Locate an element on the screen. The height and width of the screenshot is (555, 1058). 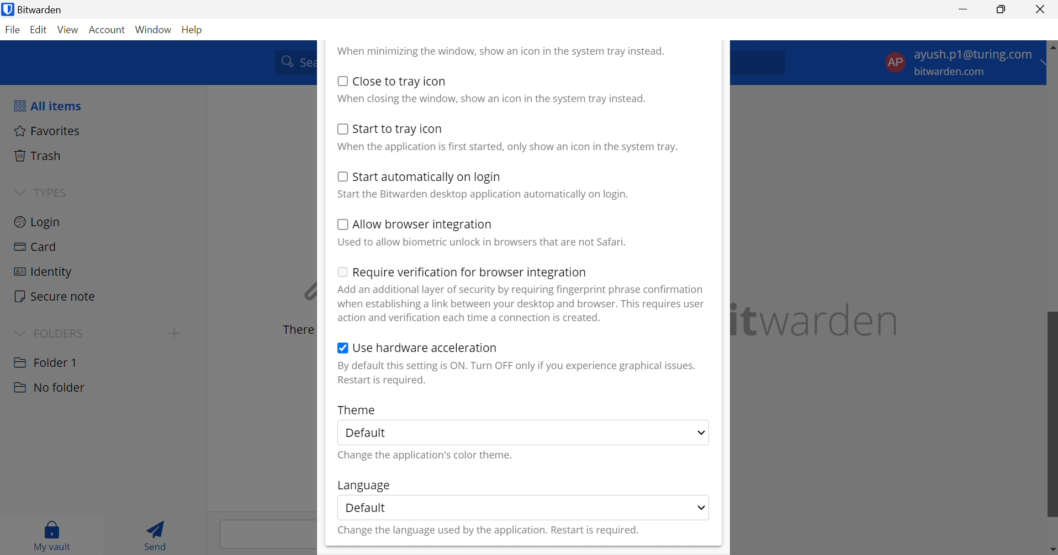
Help is located at coordinates (194, 29).